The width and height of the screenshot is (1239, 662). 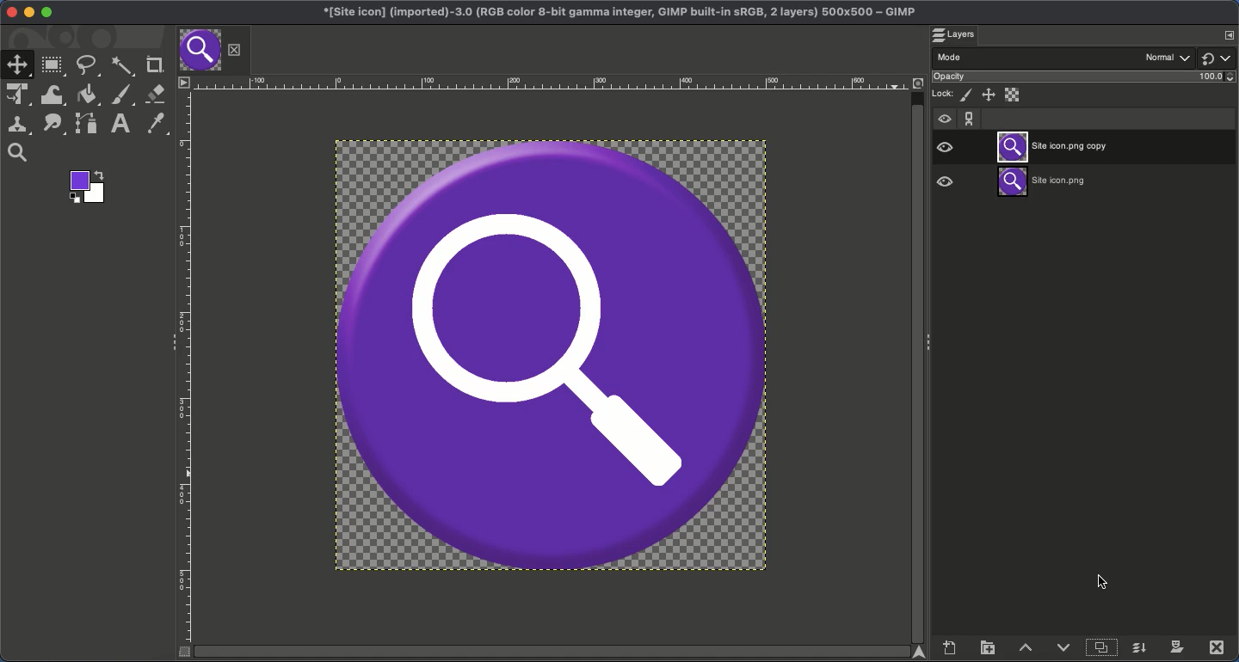 I want to click on Ruler, so click(x=185, y=366).